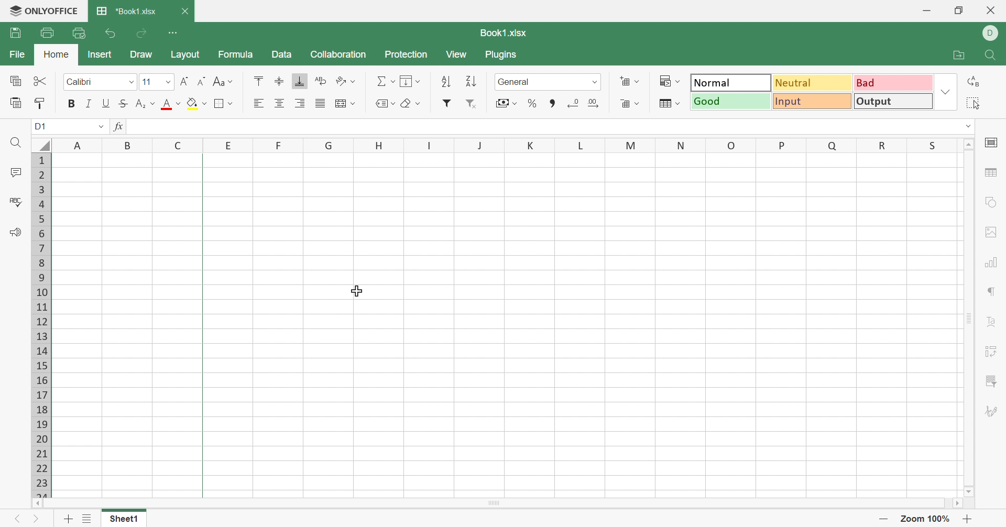  I want to click on Restore Down, so click(959, 10).